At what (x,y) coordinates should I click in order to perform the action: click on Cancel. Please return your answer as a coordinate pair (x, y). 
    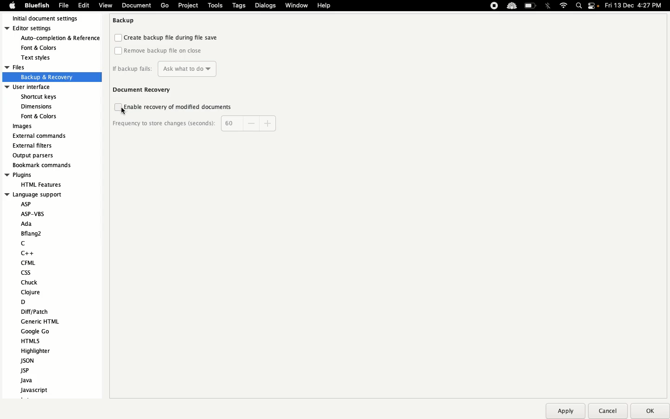
    Looking at the image, I should click on (609, 410).